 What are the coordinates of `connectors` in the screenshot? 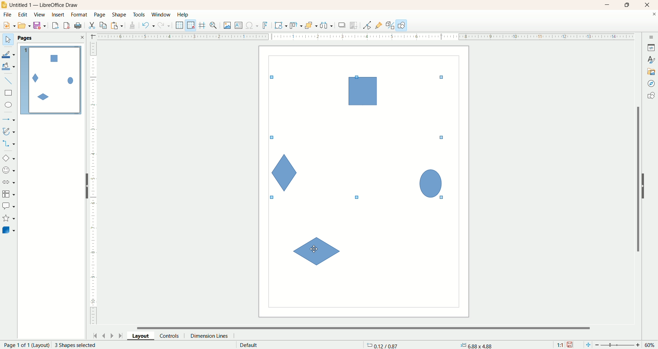 It's located at (9, 143).